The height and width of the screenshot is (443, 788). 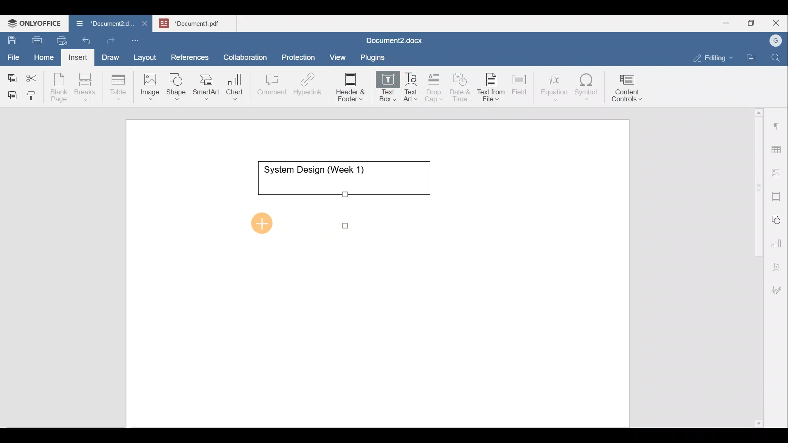 I want to click on Text box, so click(x=382, y=88).